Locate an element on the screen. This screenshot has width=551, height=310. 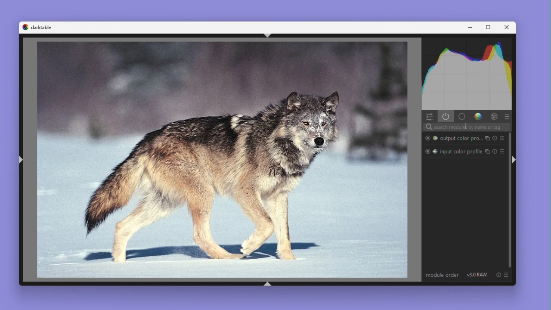
Radial Mask is located at coordinates (427, 138).